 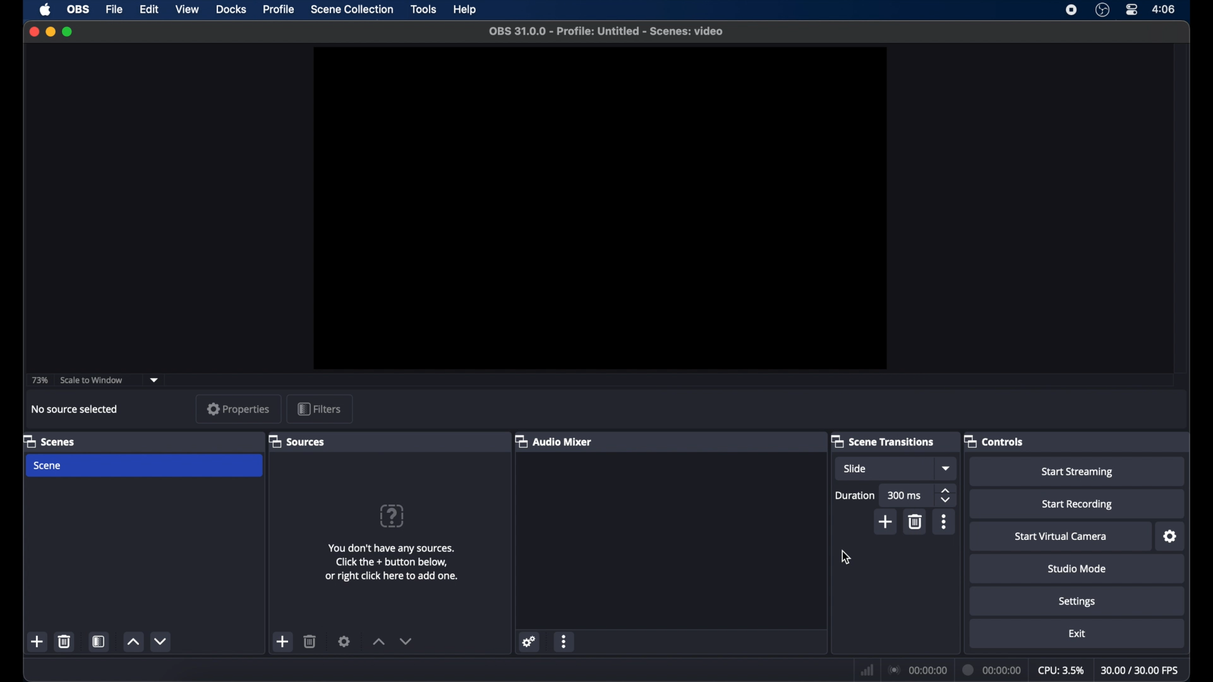 I want to click on time, so click(x=1164, y=9).